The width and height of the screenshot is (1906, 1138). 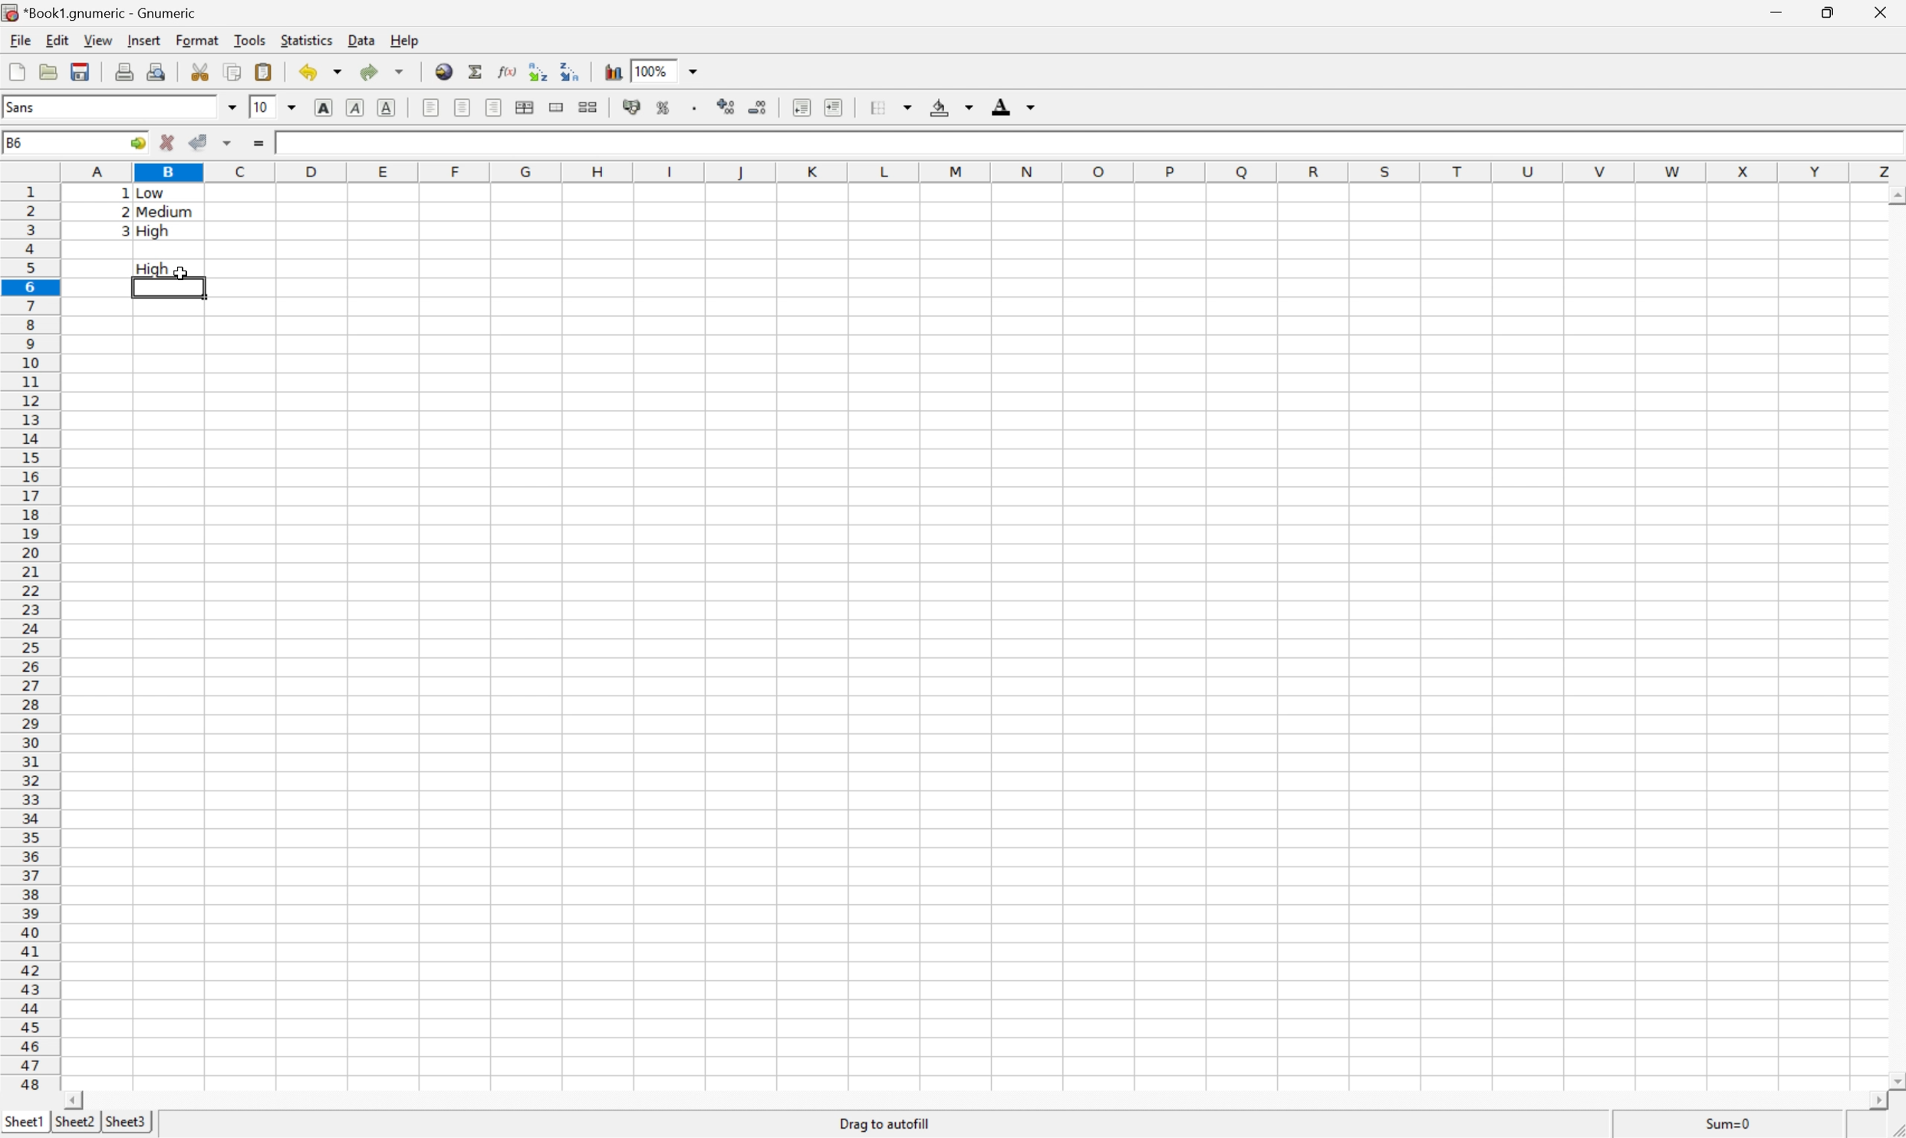 What do you see at coordinates (281, 143) in the screenshot?
I see `1` at bounding box center [281, 143].